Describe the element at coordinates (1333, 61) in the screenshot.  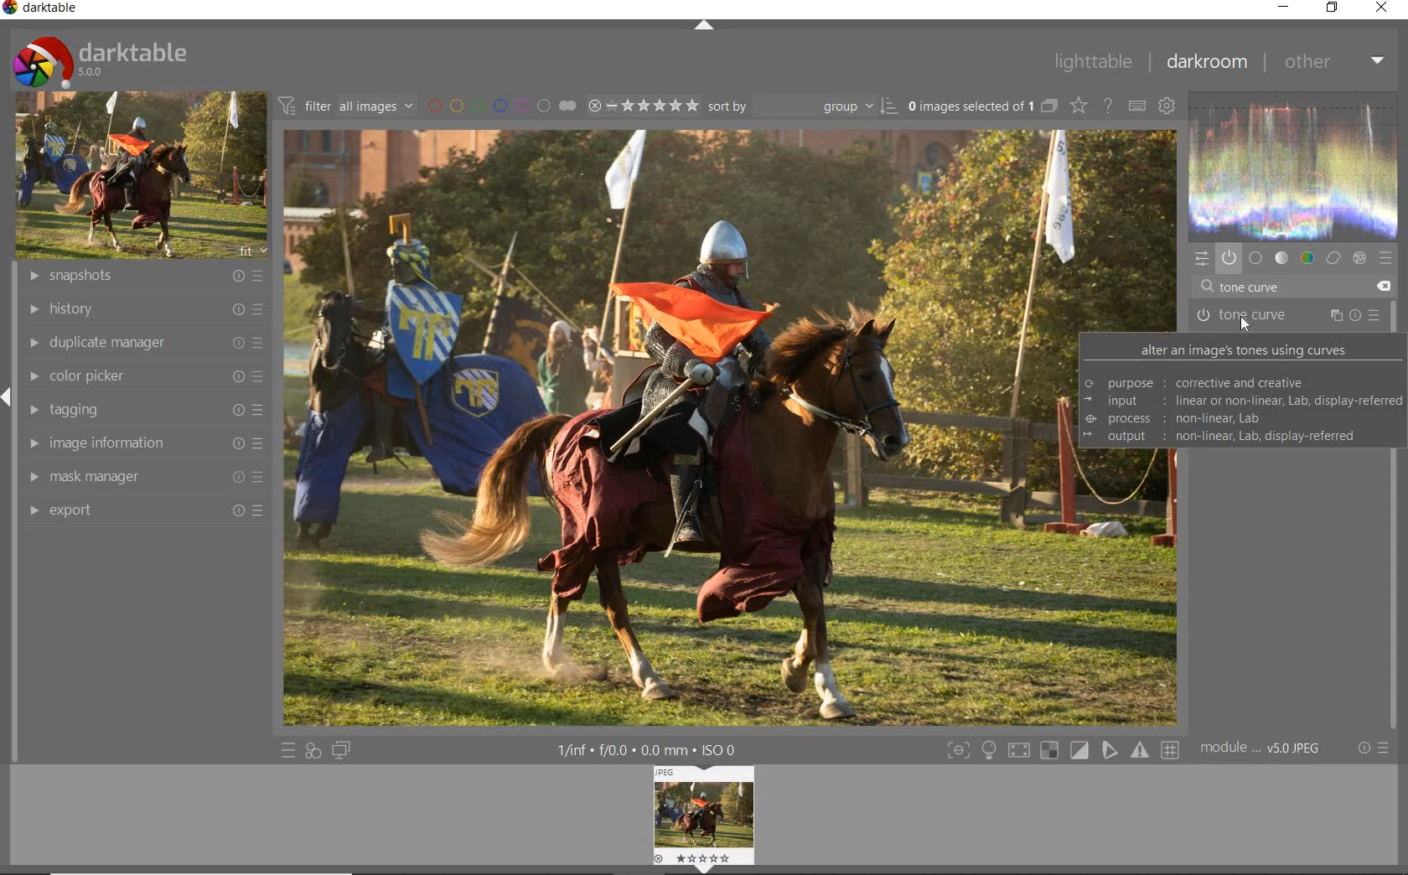
I see `other` at that location.